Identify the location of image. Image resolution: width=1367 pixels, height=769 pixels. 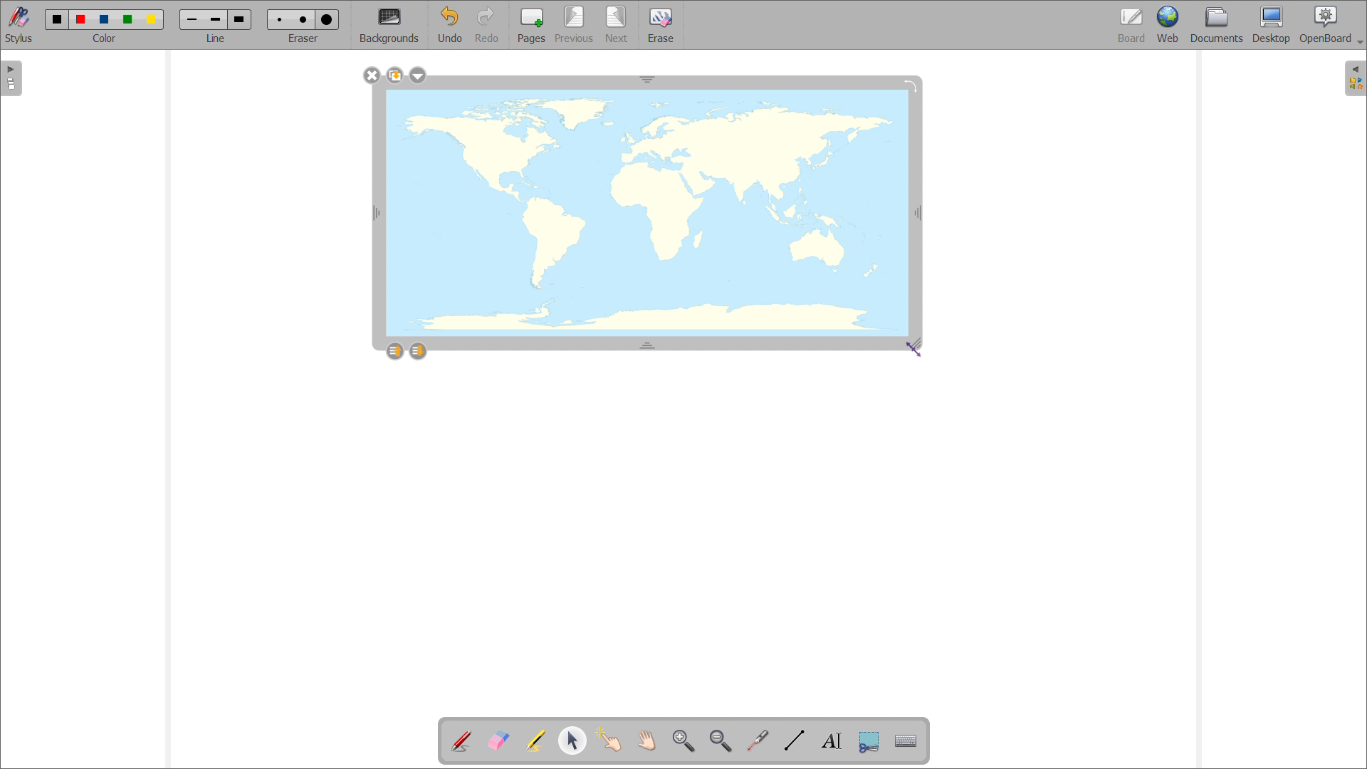
(647, 215).